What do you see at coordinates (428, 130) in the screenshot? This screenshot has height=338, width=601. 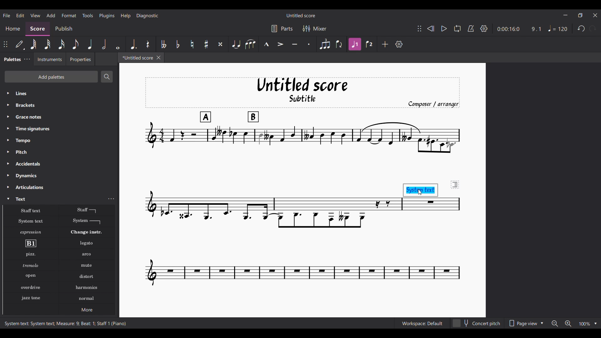 I see `Current score` at bounding box center [428, 130].